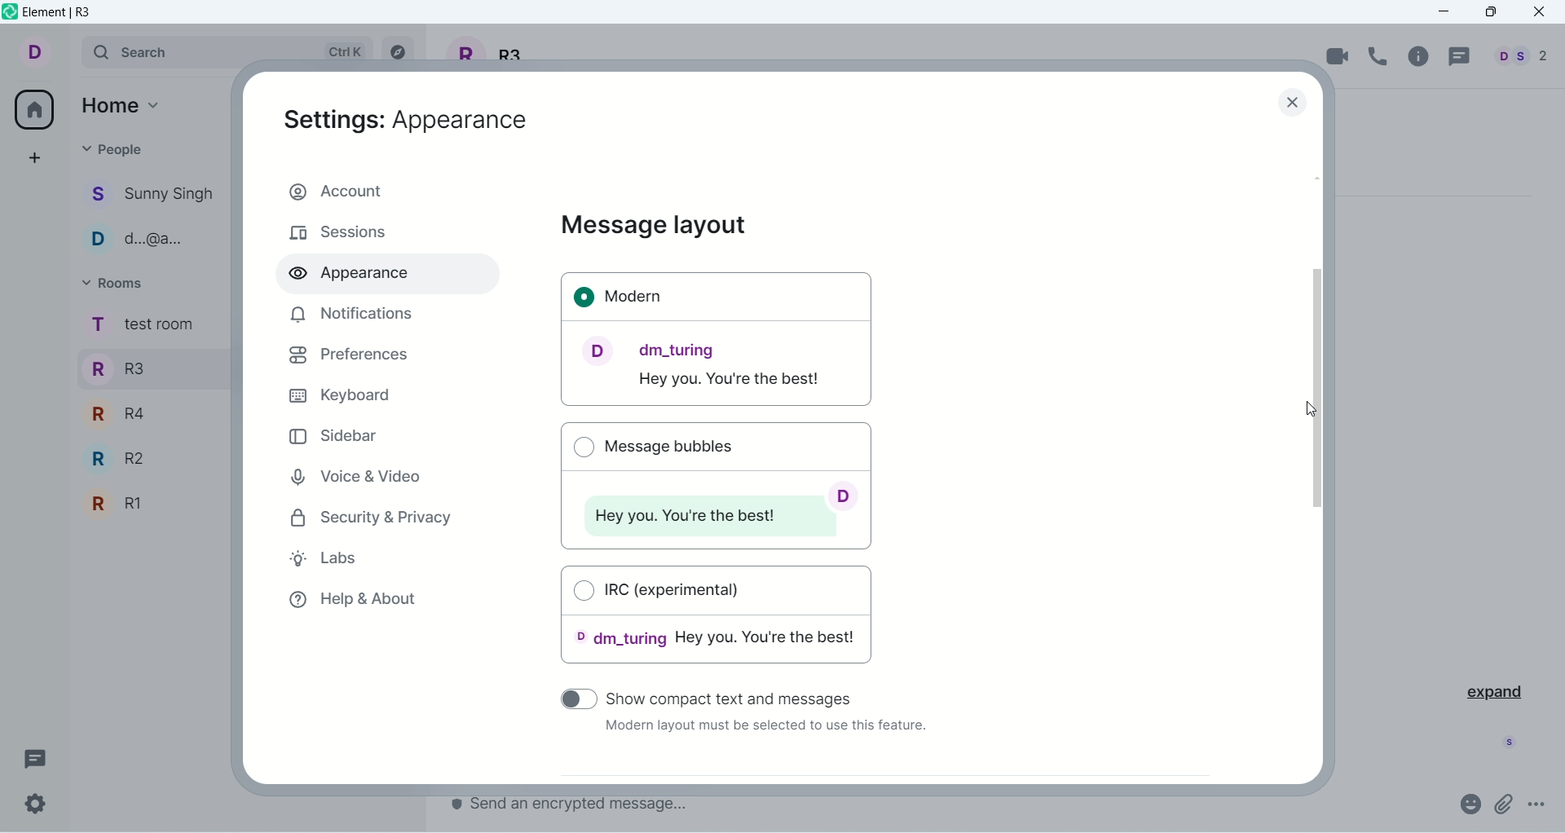 The height and width of the screenshot is (833, 1565). I want to click on emoji, so click(1469, 803).